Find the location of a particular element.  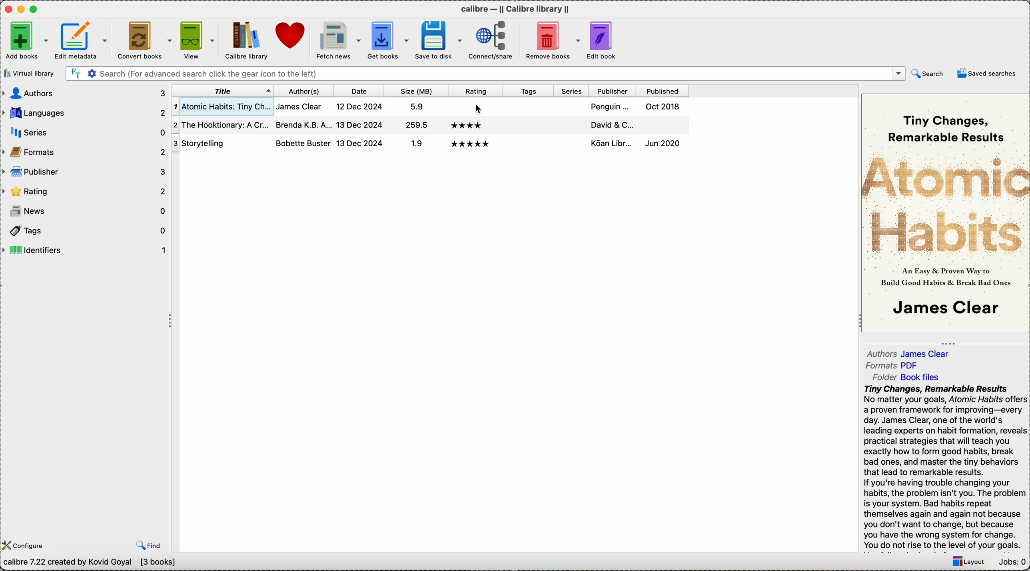

tags is located at coordinates (527, 146).